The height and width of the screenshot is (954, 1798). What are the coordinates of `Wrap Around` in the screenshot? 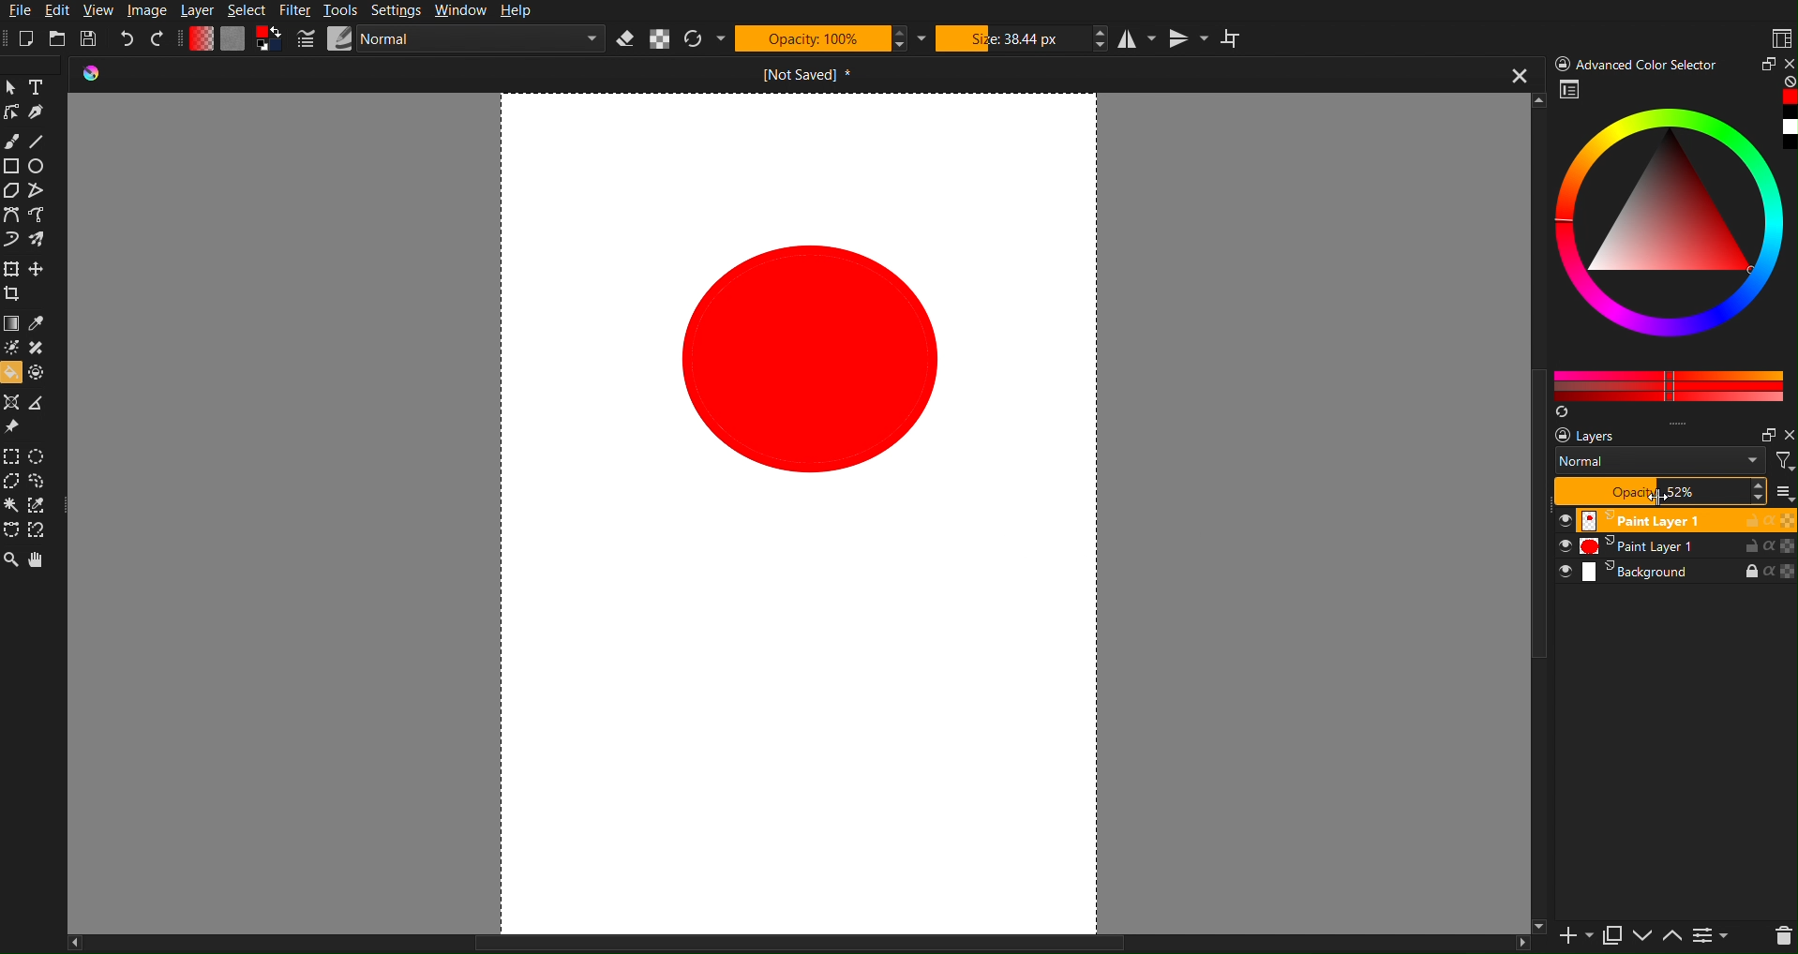 It's located at (1234, 42).